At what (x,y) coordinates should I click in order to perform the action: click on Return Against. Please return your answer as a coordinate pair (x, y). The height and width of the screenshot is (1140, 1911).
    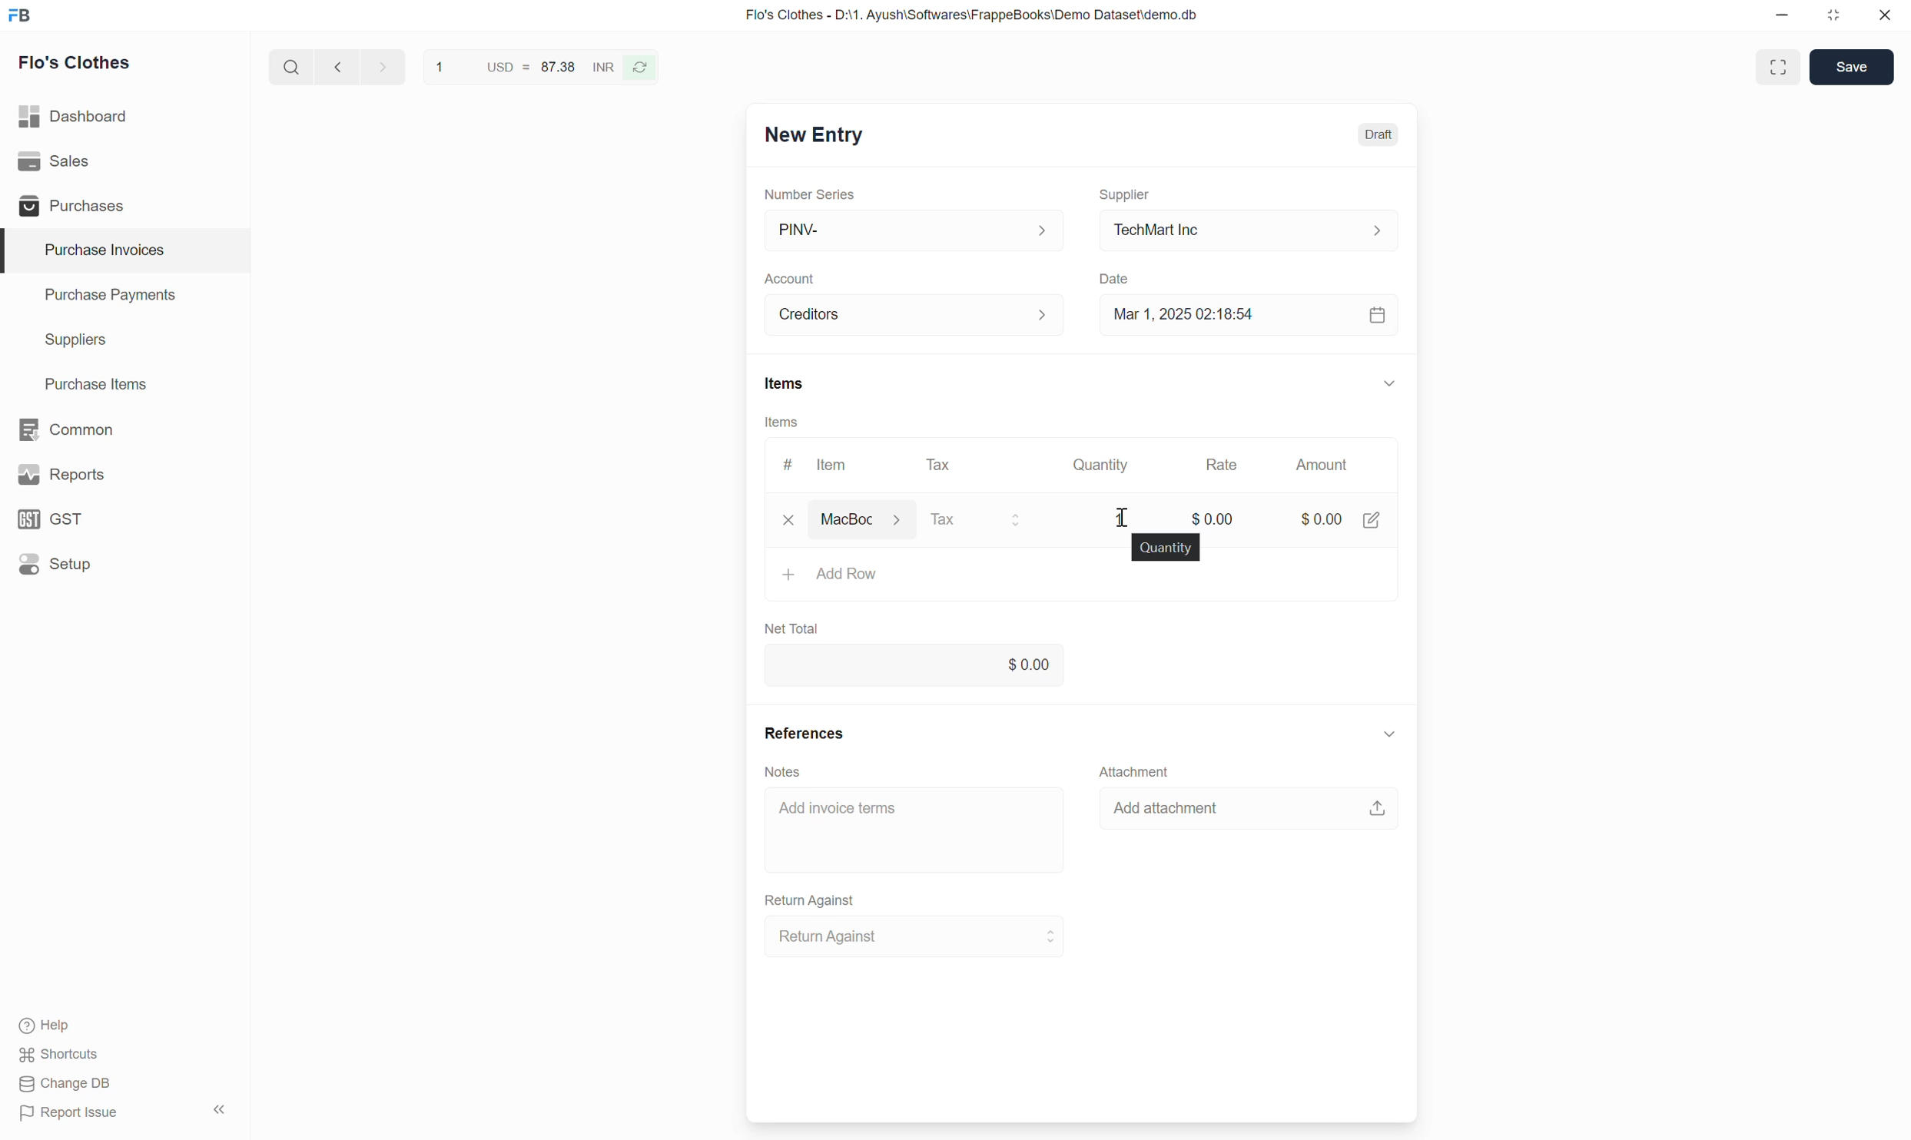
    Looking at the image, I should click on (811, 901).